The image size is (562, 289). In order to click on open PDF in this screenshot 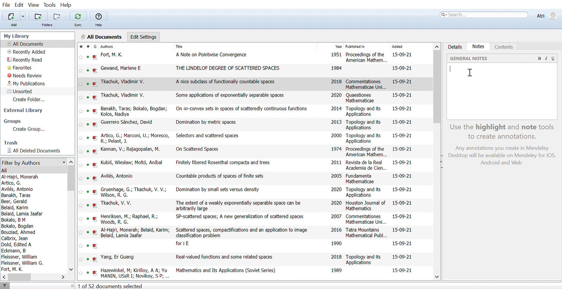, I will do `click(95, 71)`.